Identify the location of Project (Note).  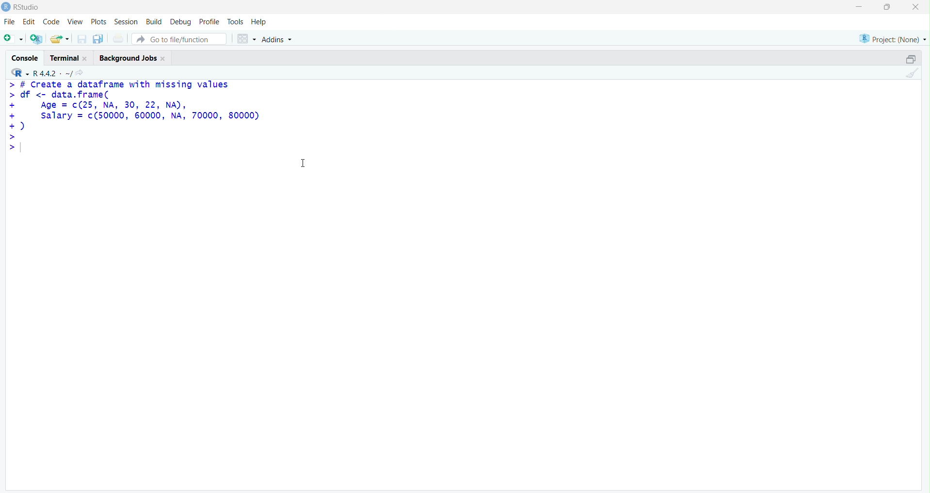
(892, 39).